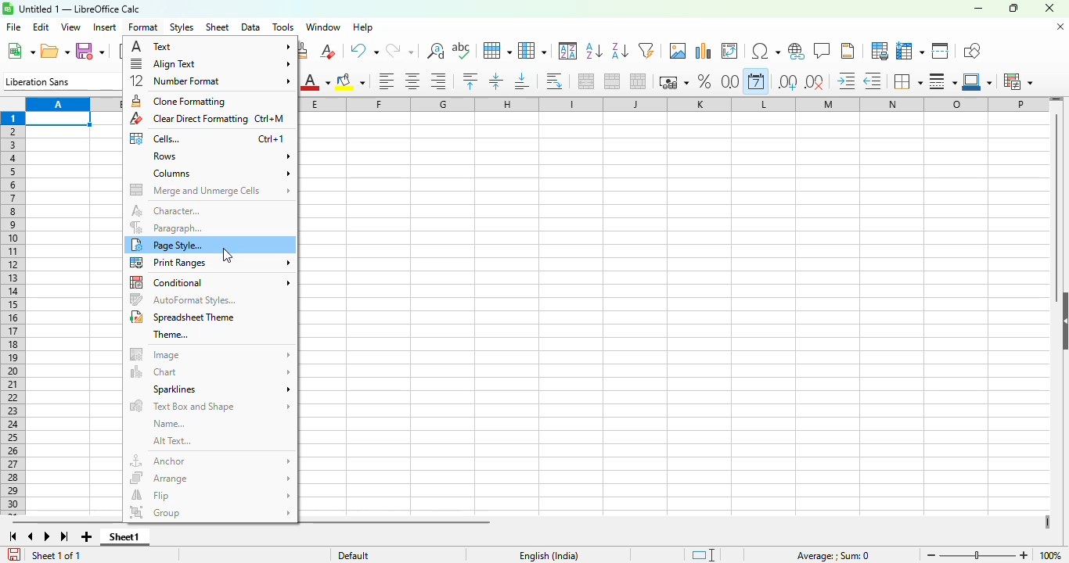 This screenshot has width=1069, height=563. Describe the element at coordinates (910, 51) in the screenshot. I see `freeze rows and columns` at that location.